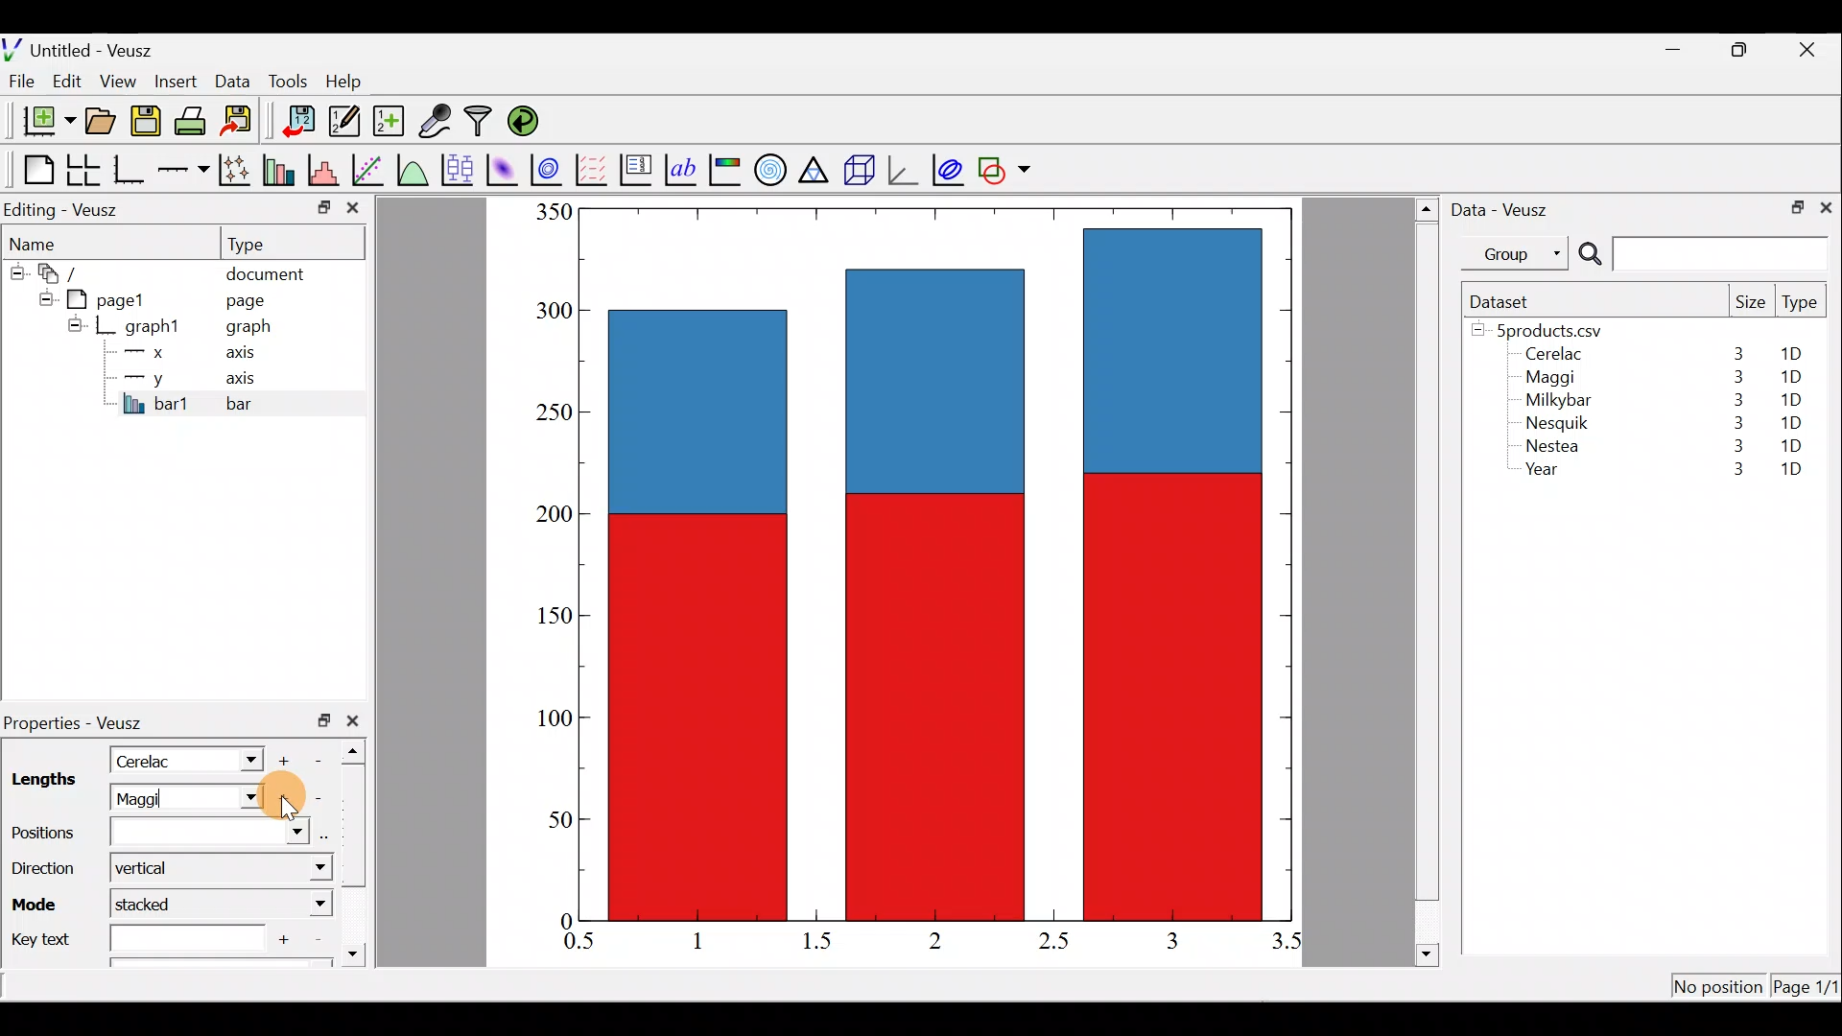  Describe the element at coordinates (1798, 354) in the screenshot. I see `1D` at that location.